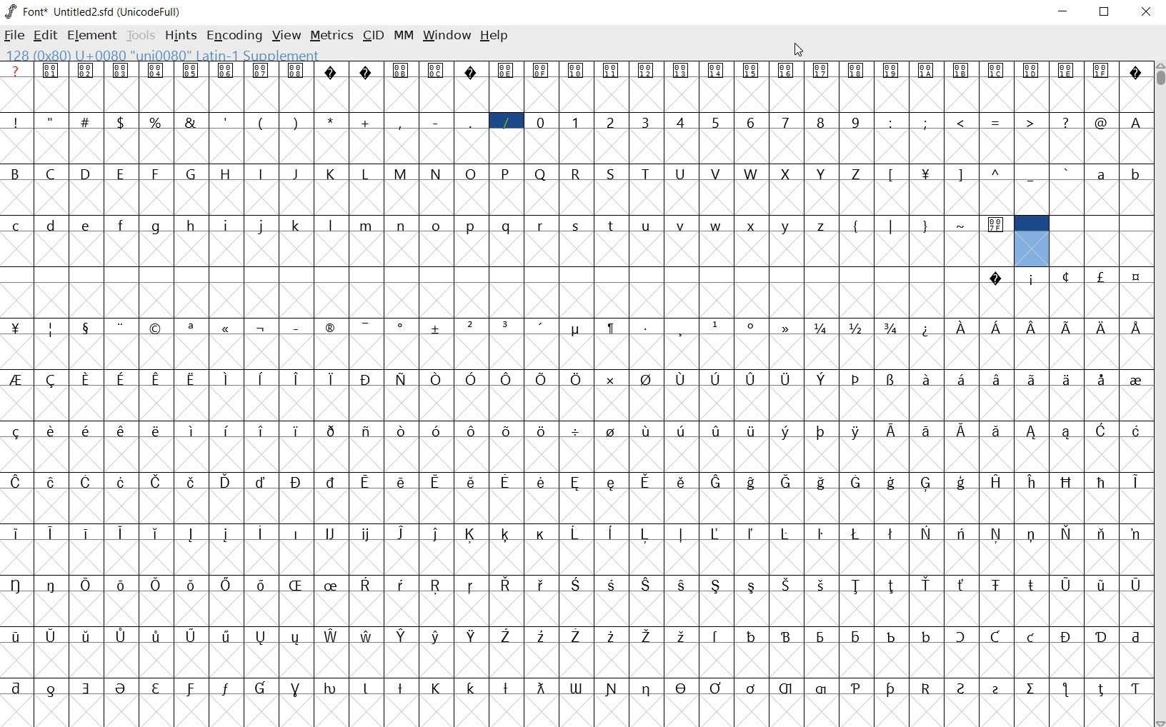  Describe the element at coordinates (14, 636) in the screenshot. I see `Symbol` at that location.